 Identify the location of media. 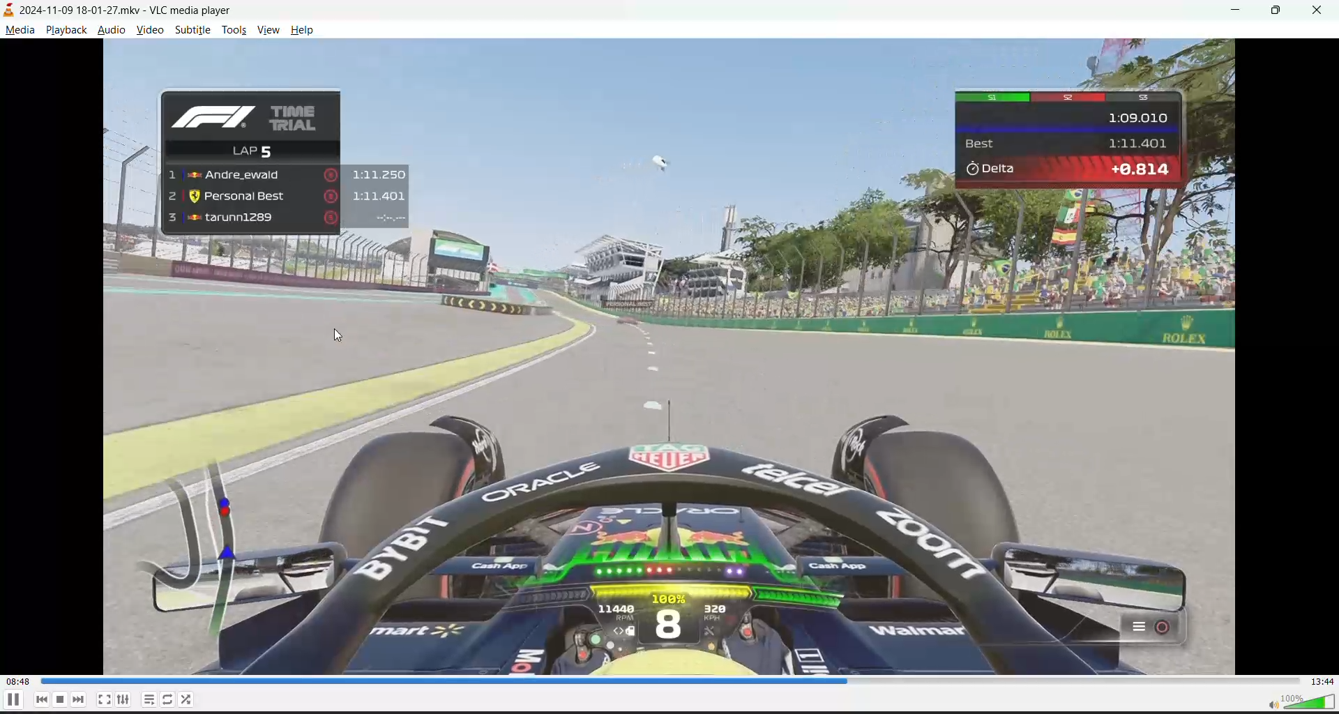
(21, 30).